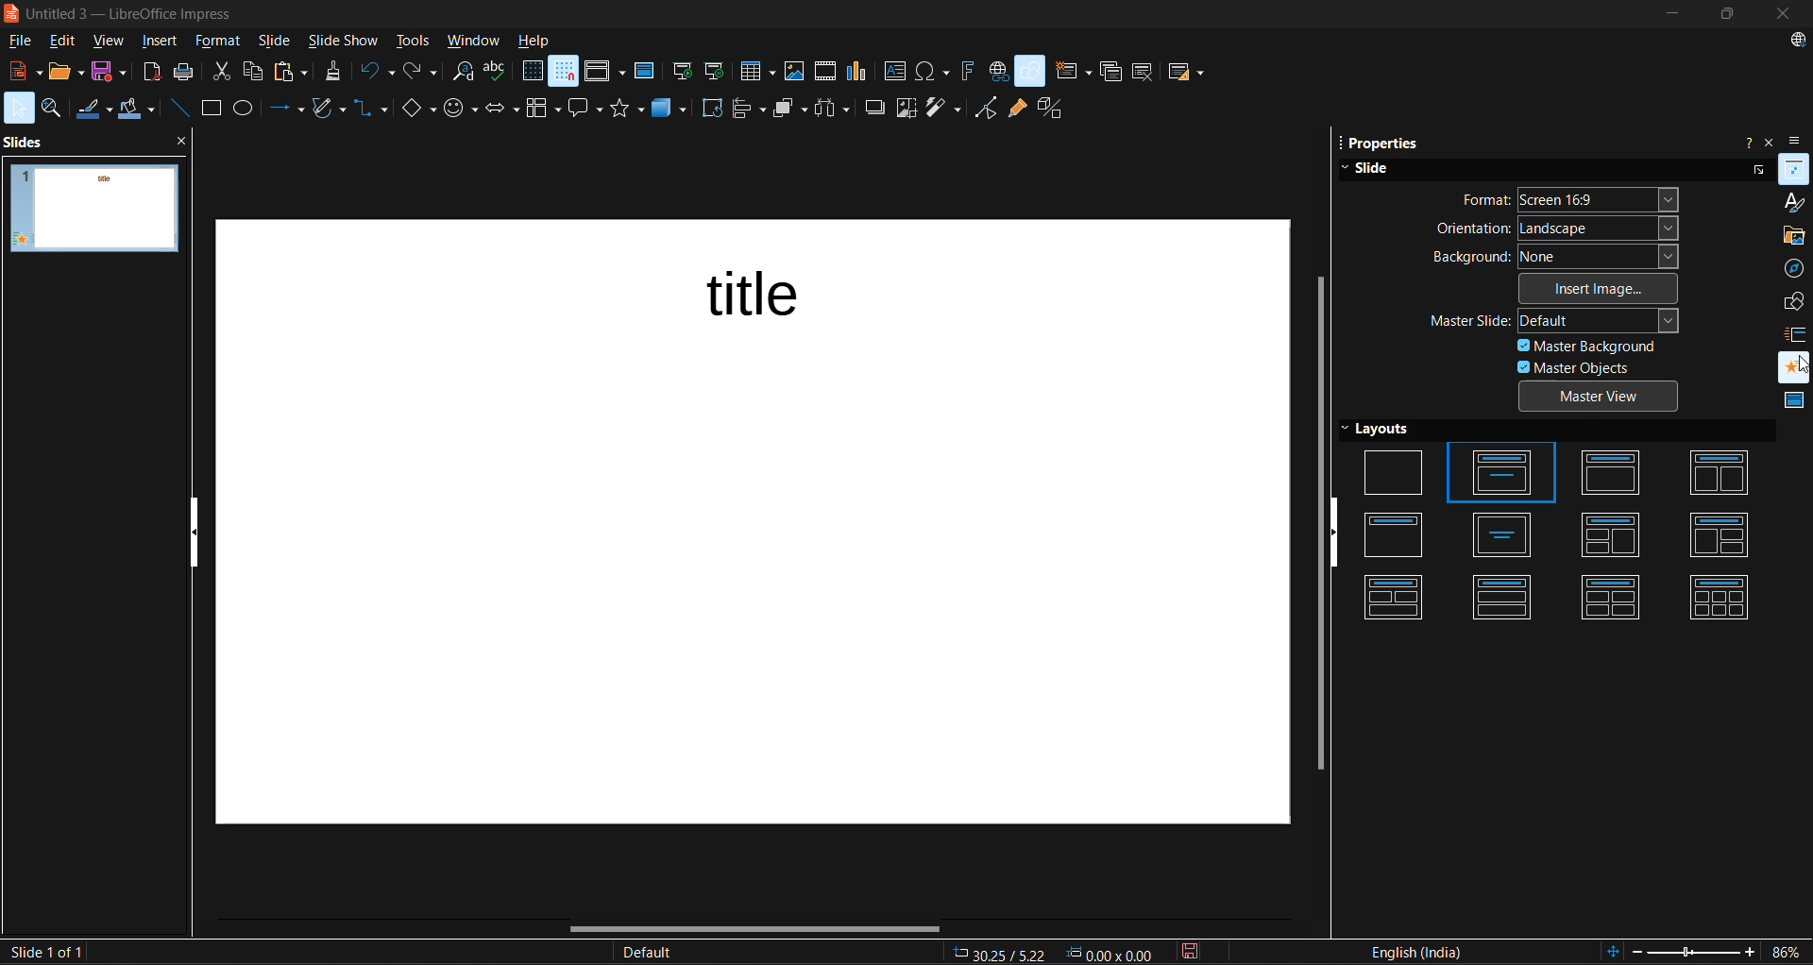 Image resolution: width=1813 pixels, height=965 pixels. What do you see at coordinates (1568, 199) in the screenshot?
I see `format` at bounding box center [1568, 199].